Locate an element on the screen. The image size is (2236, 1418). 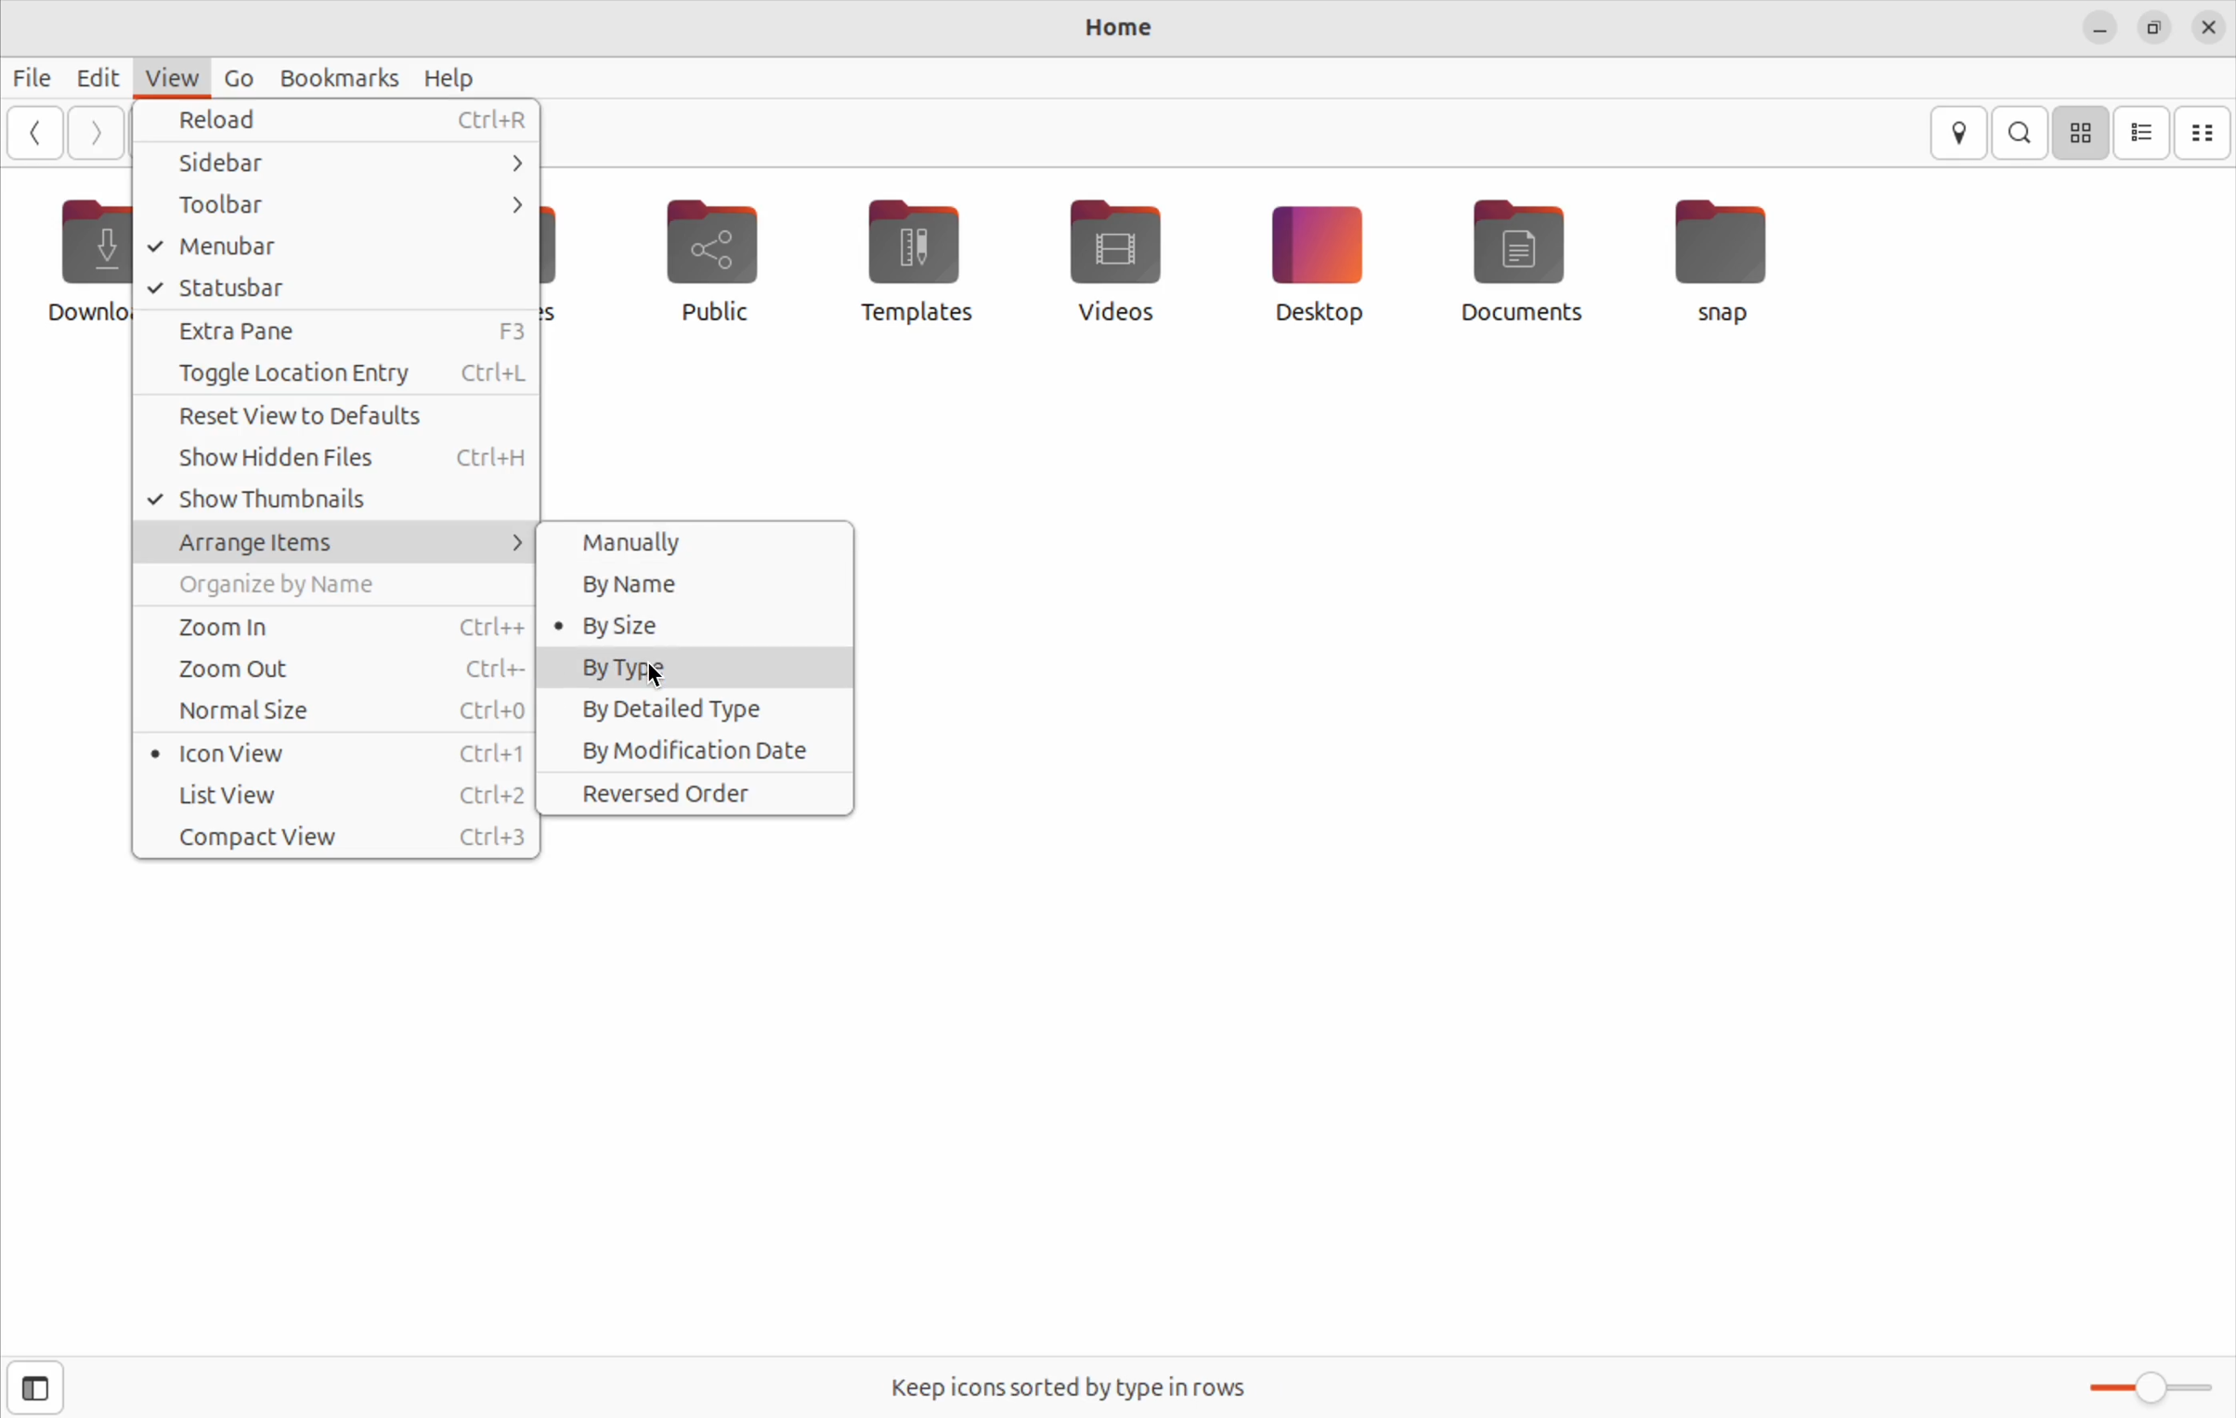
bookmarks is located at coordinates (339, 76).